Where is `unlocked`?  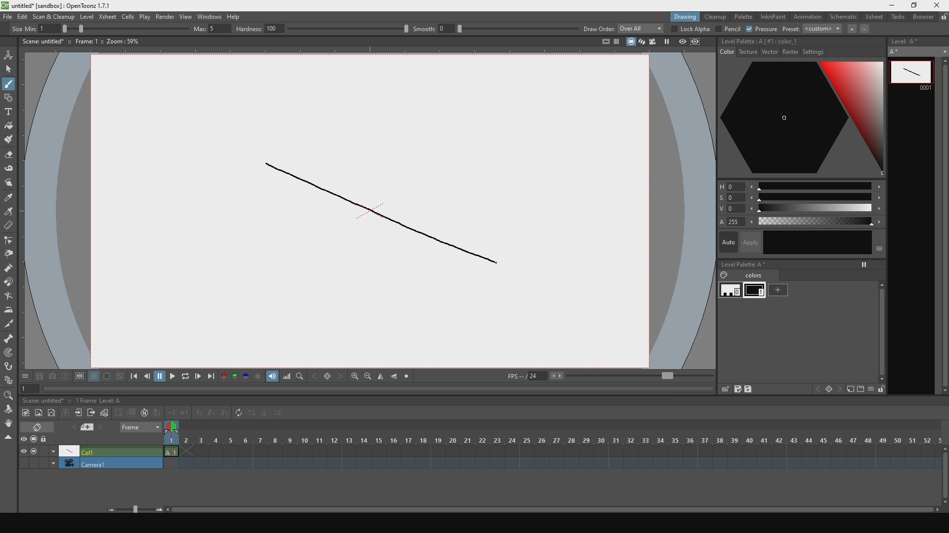 unlocked is located at coordinates (880, 389).